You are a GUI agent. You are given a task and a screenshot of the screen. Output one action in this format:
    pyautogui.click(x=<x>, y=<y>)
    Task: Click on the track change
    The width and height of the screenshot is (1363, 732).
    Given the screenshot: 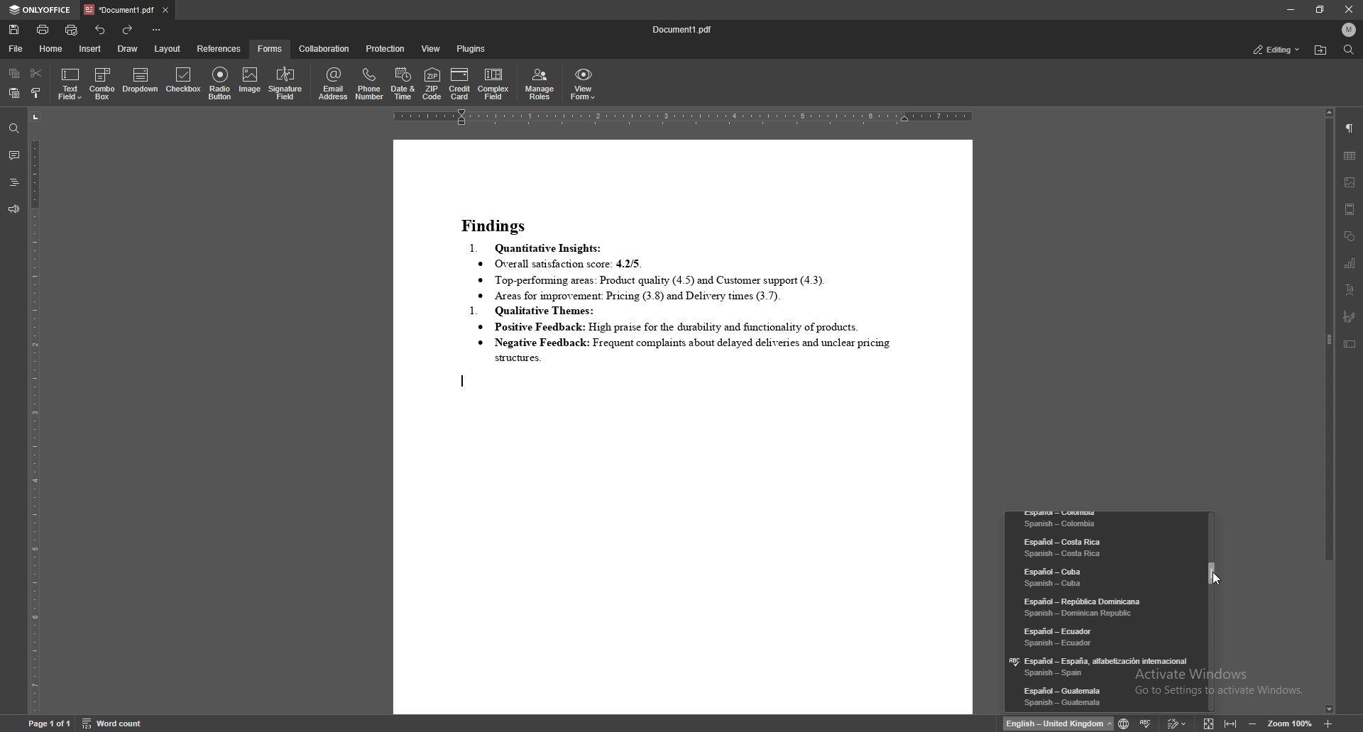 What is the action you would take?
    pyautogui.click(x=1173, y=723)
    